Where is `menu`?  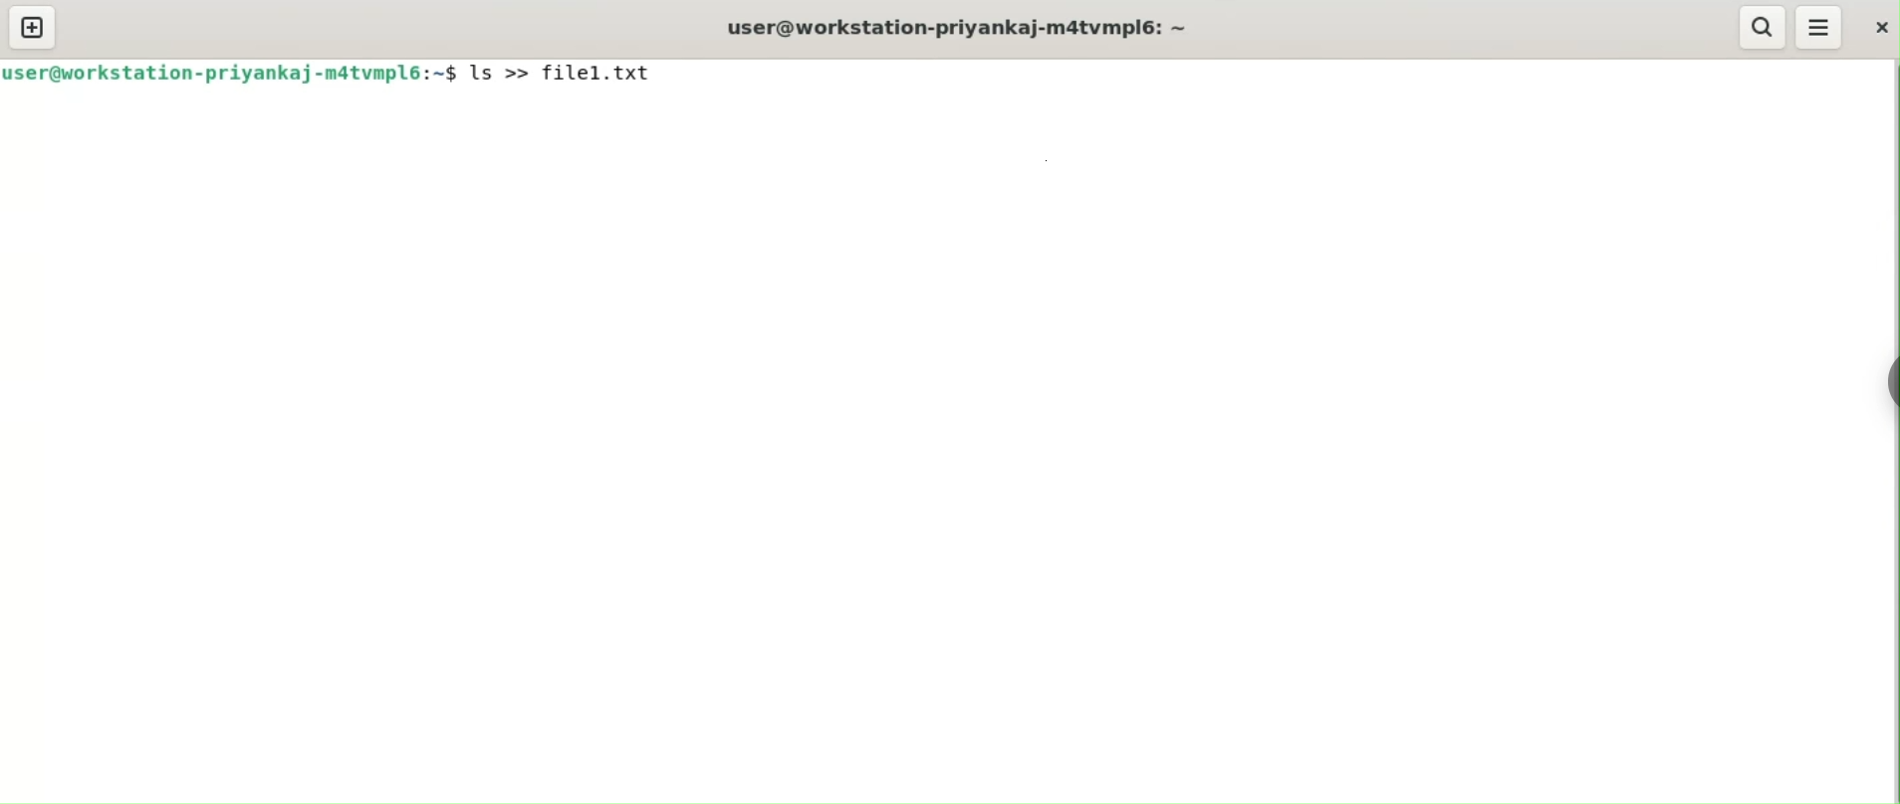
menu is located at coordinates (1817, 25).